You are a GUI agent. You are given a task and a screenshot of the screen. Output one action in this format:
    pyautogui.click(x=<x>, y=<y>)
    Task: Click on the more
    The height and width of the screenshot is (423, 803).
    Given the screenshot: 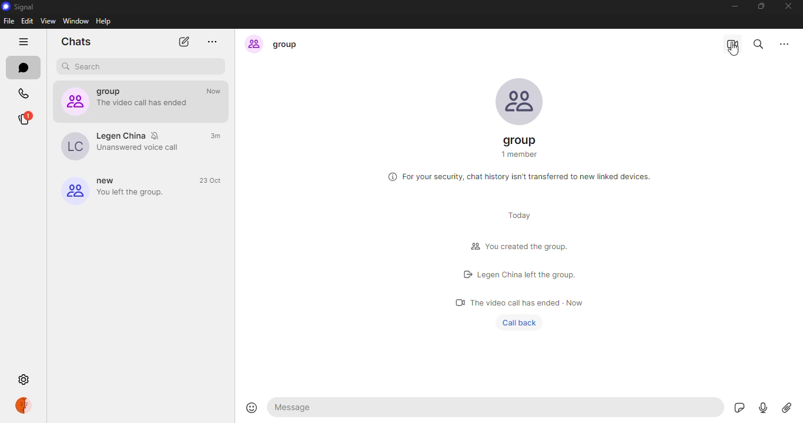 What is the action you would take?
    pyautogui.click(x=784, y=42)
    